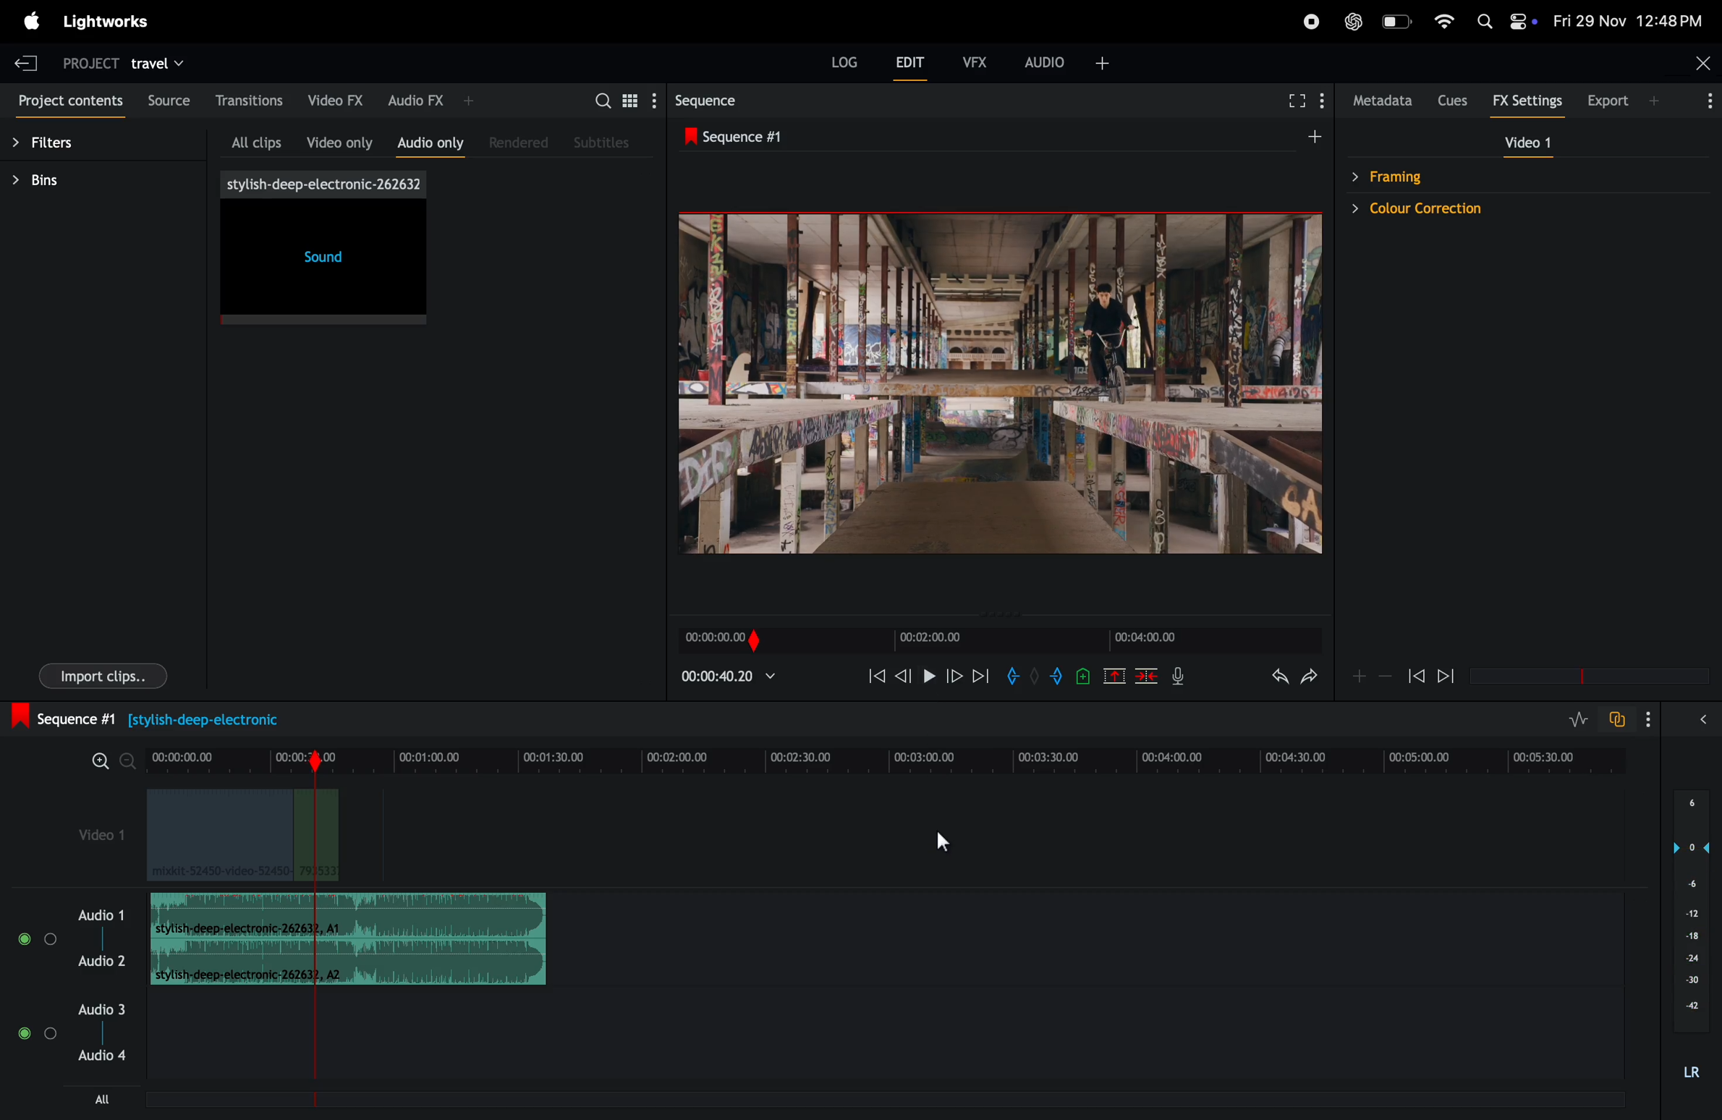 The width and height of the screenshot is (1722, 1120). Describe the element at coordinates (1445, 20) in the screenshot. I see `wifi` at that location.